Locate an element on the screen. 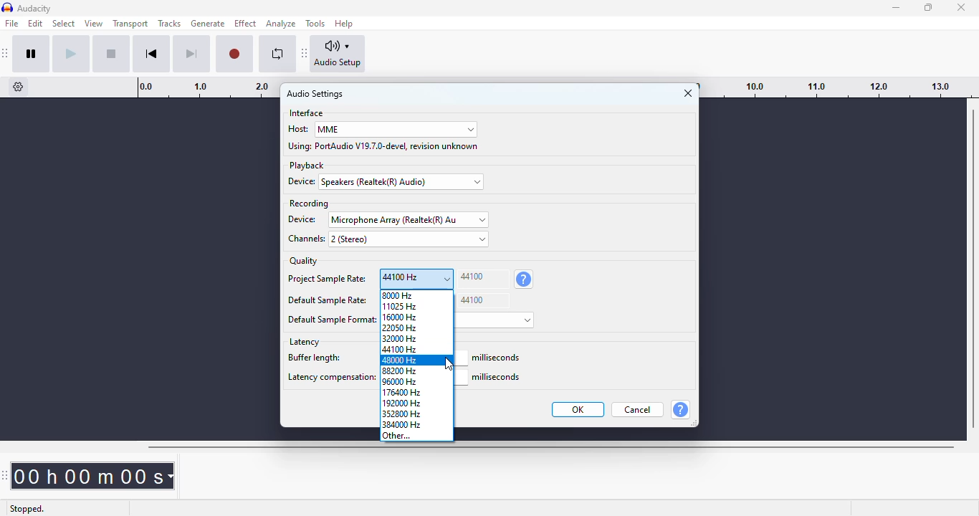 The height and width of the screenshot is (516, 979). audacity audio setup toolbar is located at coordinates (305, 52).